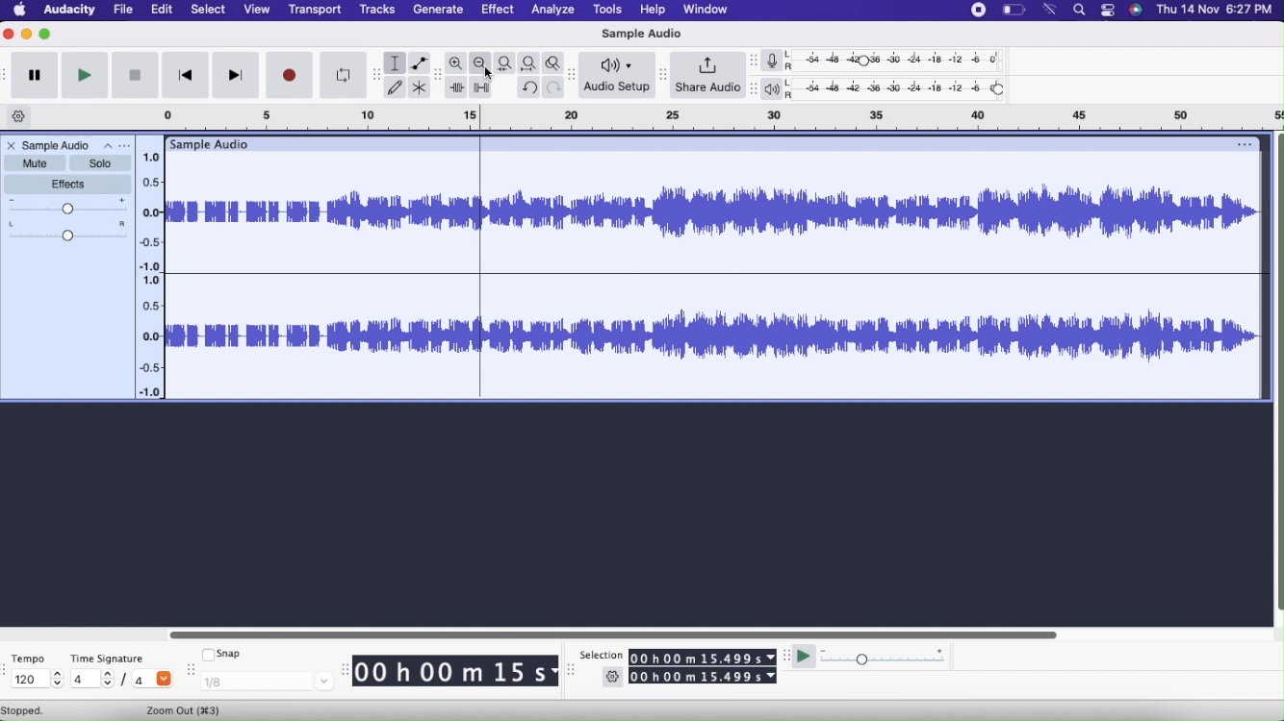  Describe the element at coordinates (36, 683) in the screenshot. I see `120` at that location.